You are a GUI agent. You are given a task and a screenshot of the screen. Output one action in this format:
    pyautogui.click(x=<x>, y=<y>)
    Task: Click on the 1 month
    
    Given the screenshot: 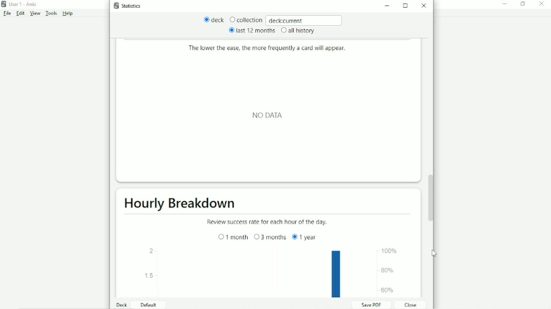 What is the action you would take?
    pyautogui.click(x=233, y=238)
    